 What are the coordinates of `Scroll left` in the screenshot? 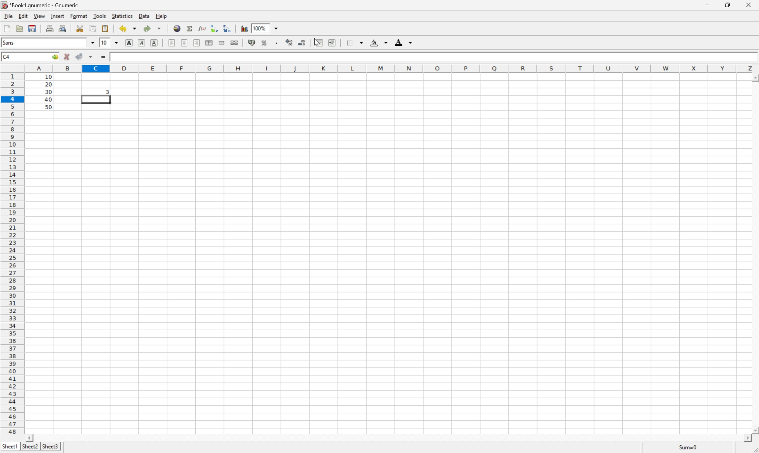 It's located at (31, 438).